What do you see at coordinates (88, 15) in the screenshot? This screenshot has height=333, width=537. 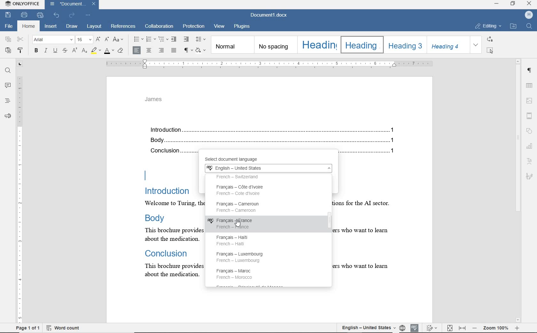 I see `customize quick access toolbar` at bounding box center [88, 15].